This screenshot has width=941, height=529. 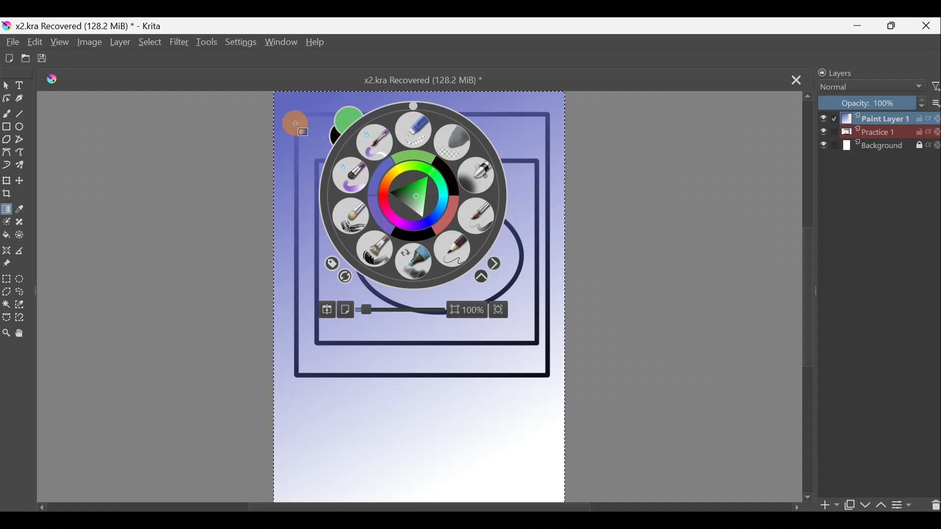 I want to click on Window, so click(x=281, y=44).